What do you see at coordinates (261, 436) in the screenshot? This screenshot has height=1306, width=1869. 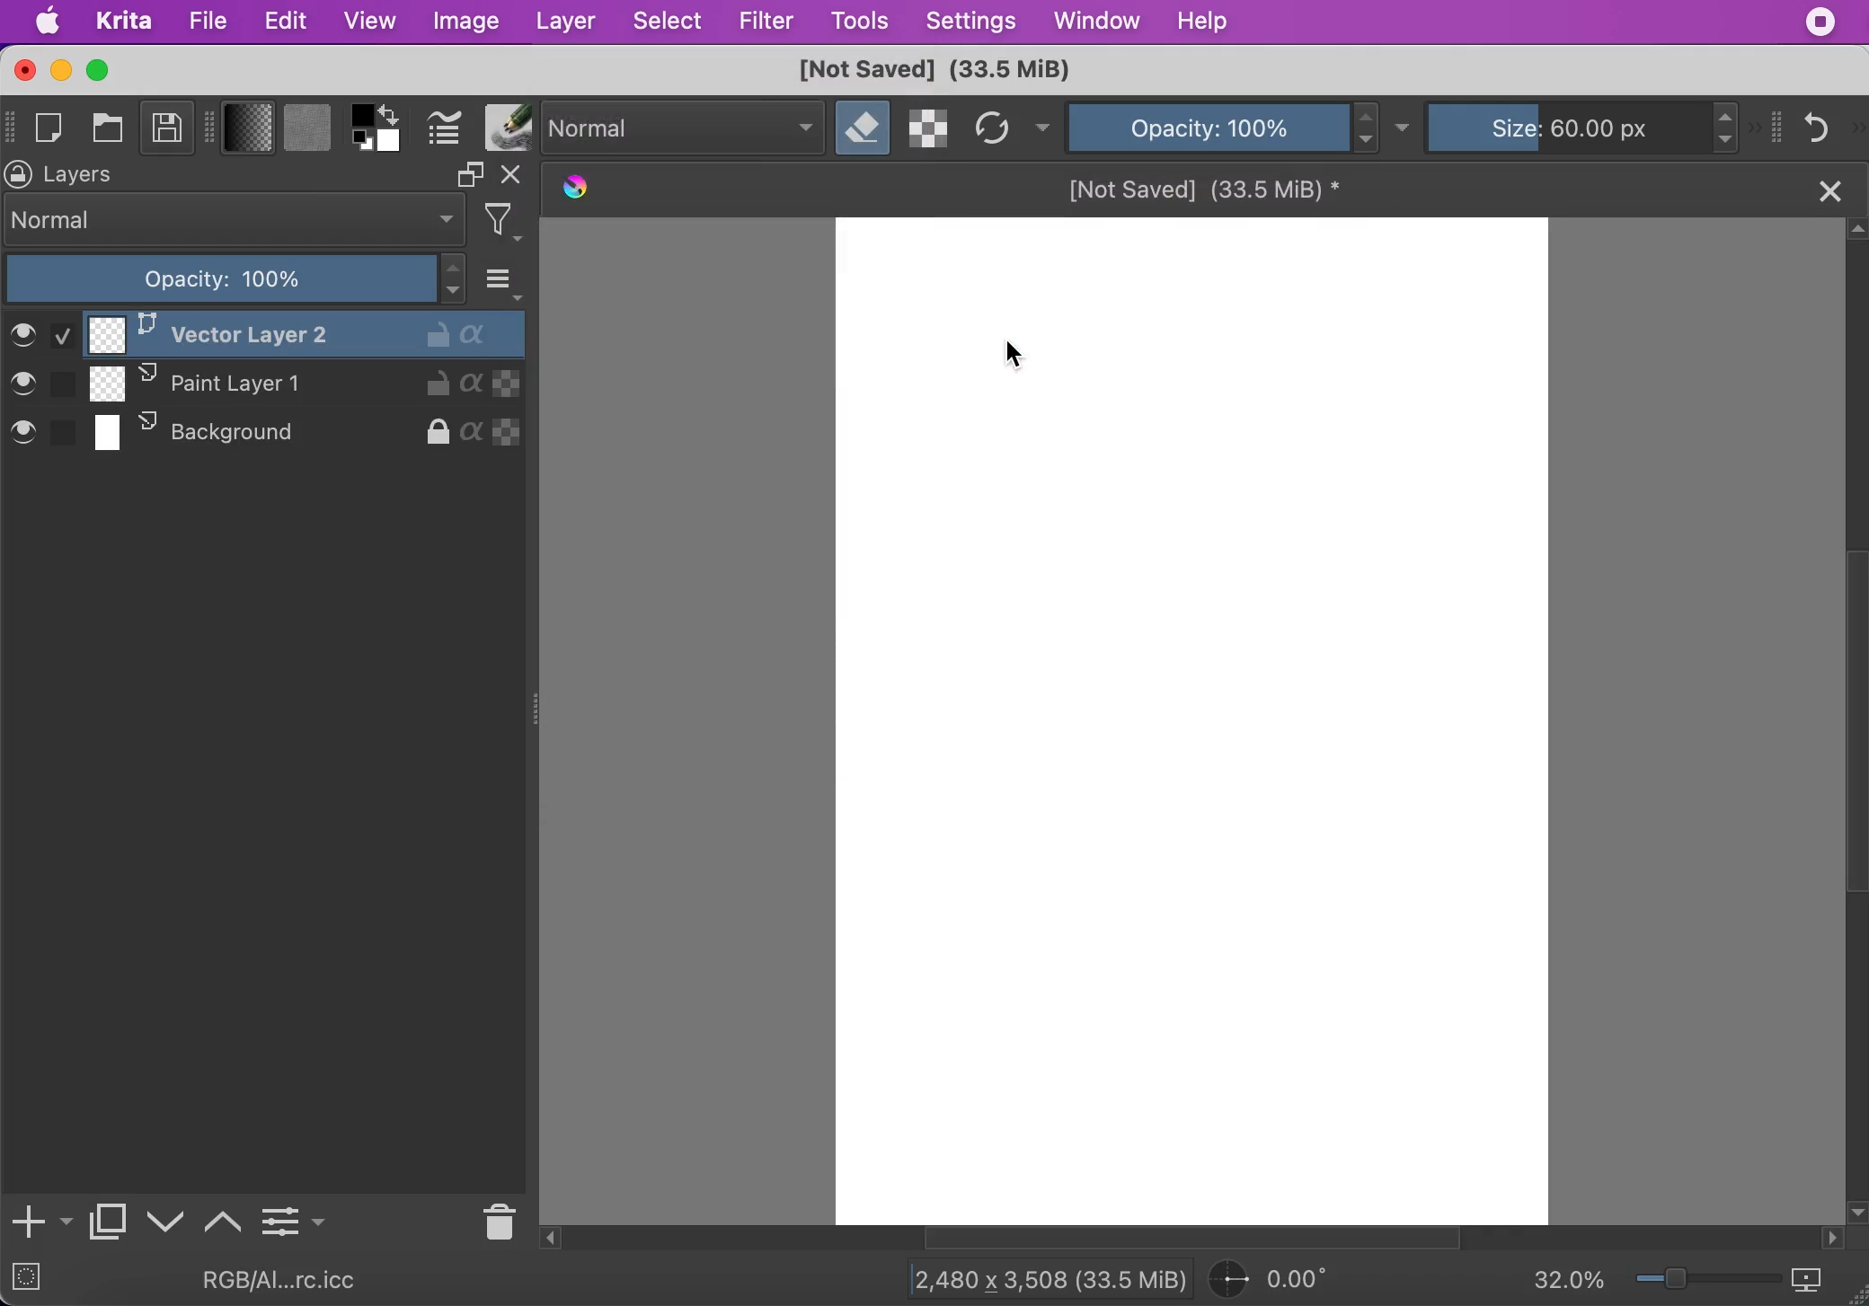 I see `background` at bounding box center [261, 436].